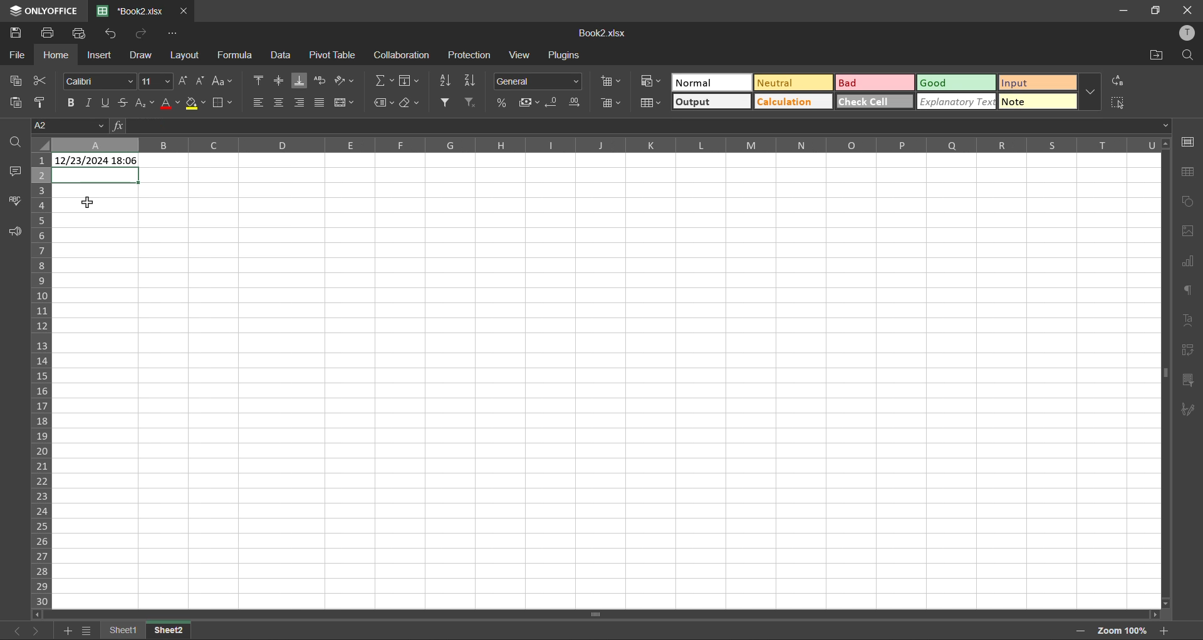 The width and height of the screenshot is (1203, 640). What do you see at coordinates (17, 80) in the screenshot?
I see `copy` at bounding box center [17, 80].